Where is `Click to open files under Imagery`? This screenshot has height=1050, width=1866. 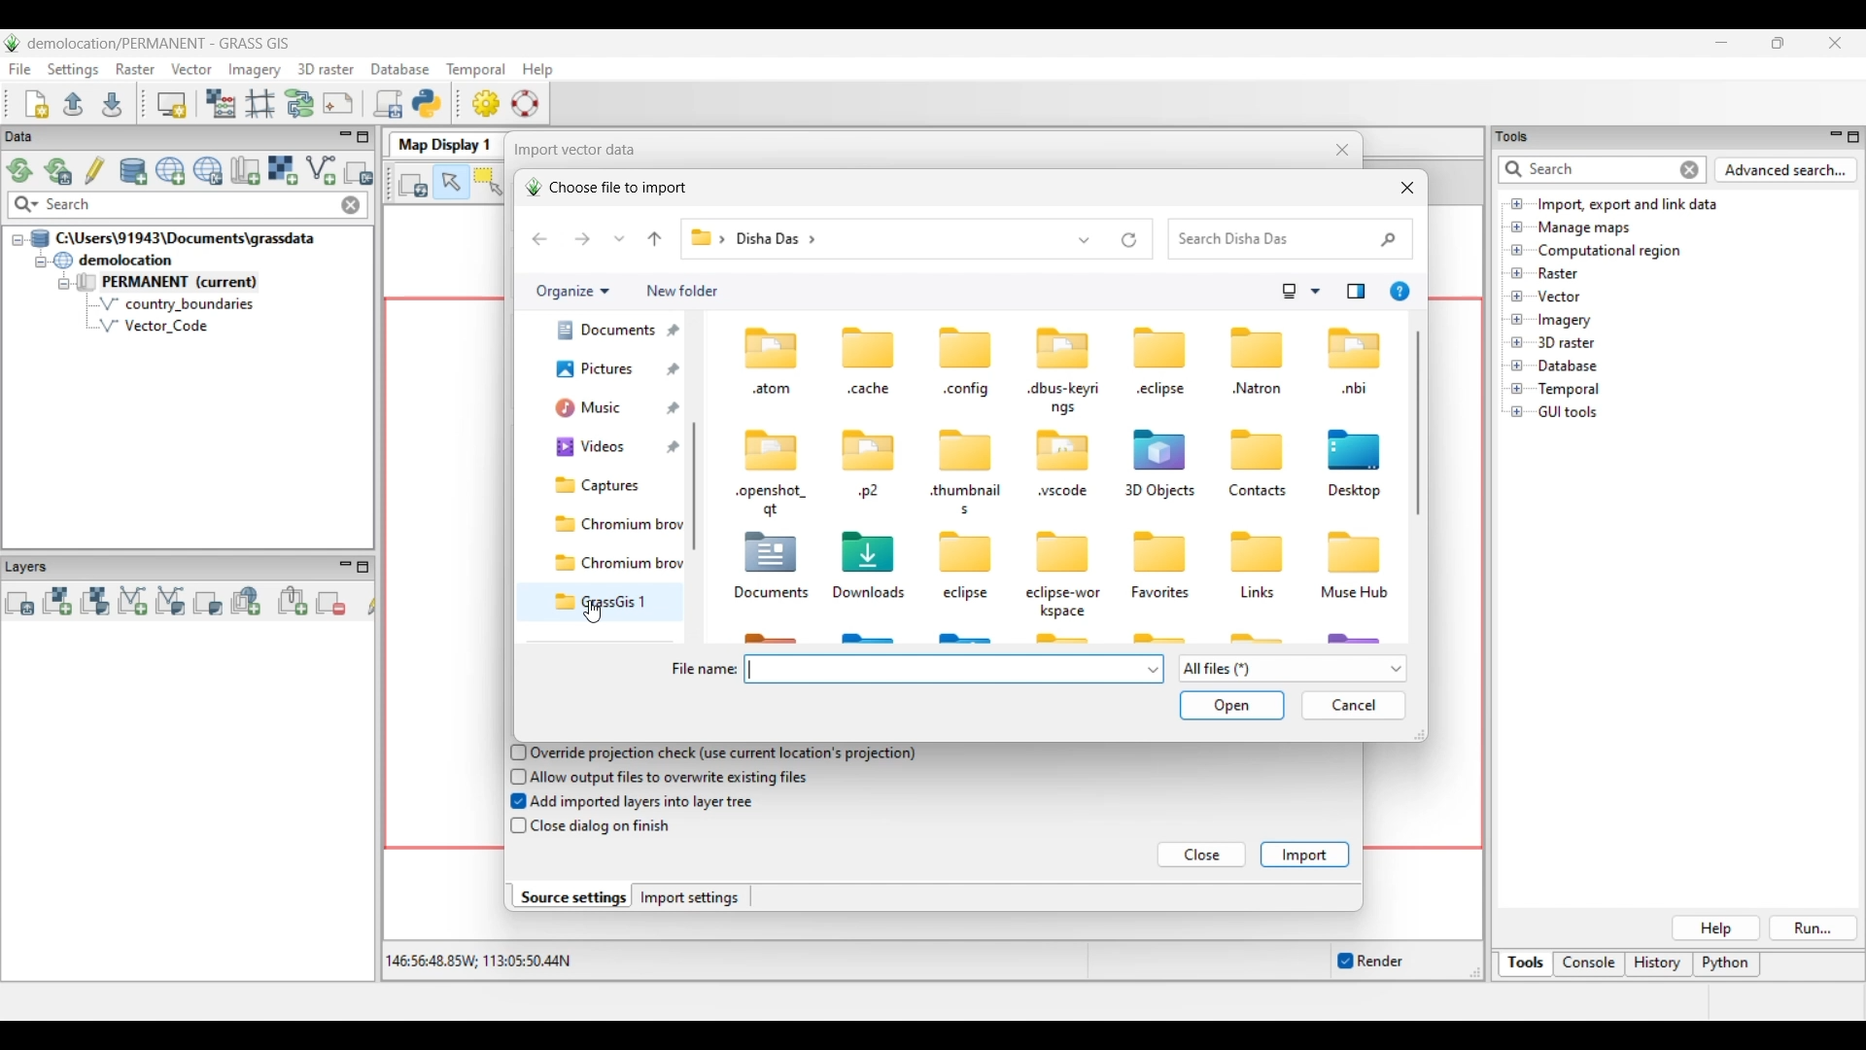
Click to open files under Imagery is located at coordinates (1516, 320).